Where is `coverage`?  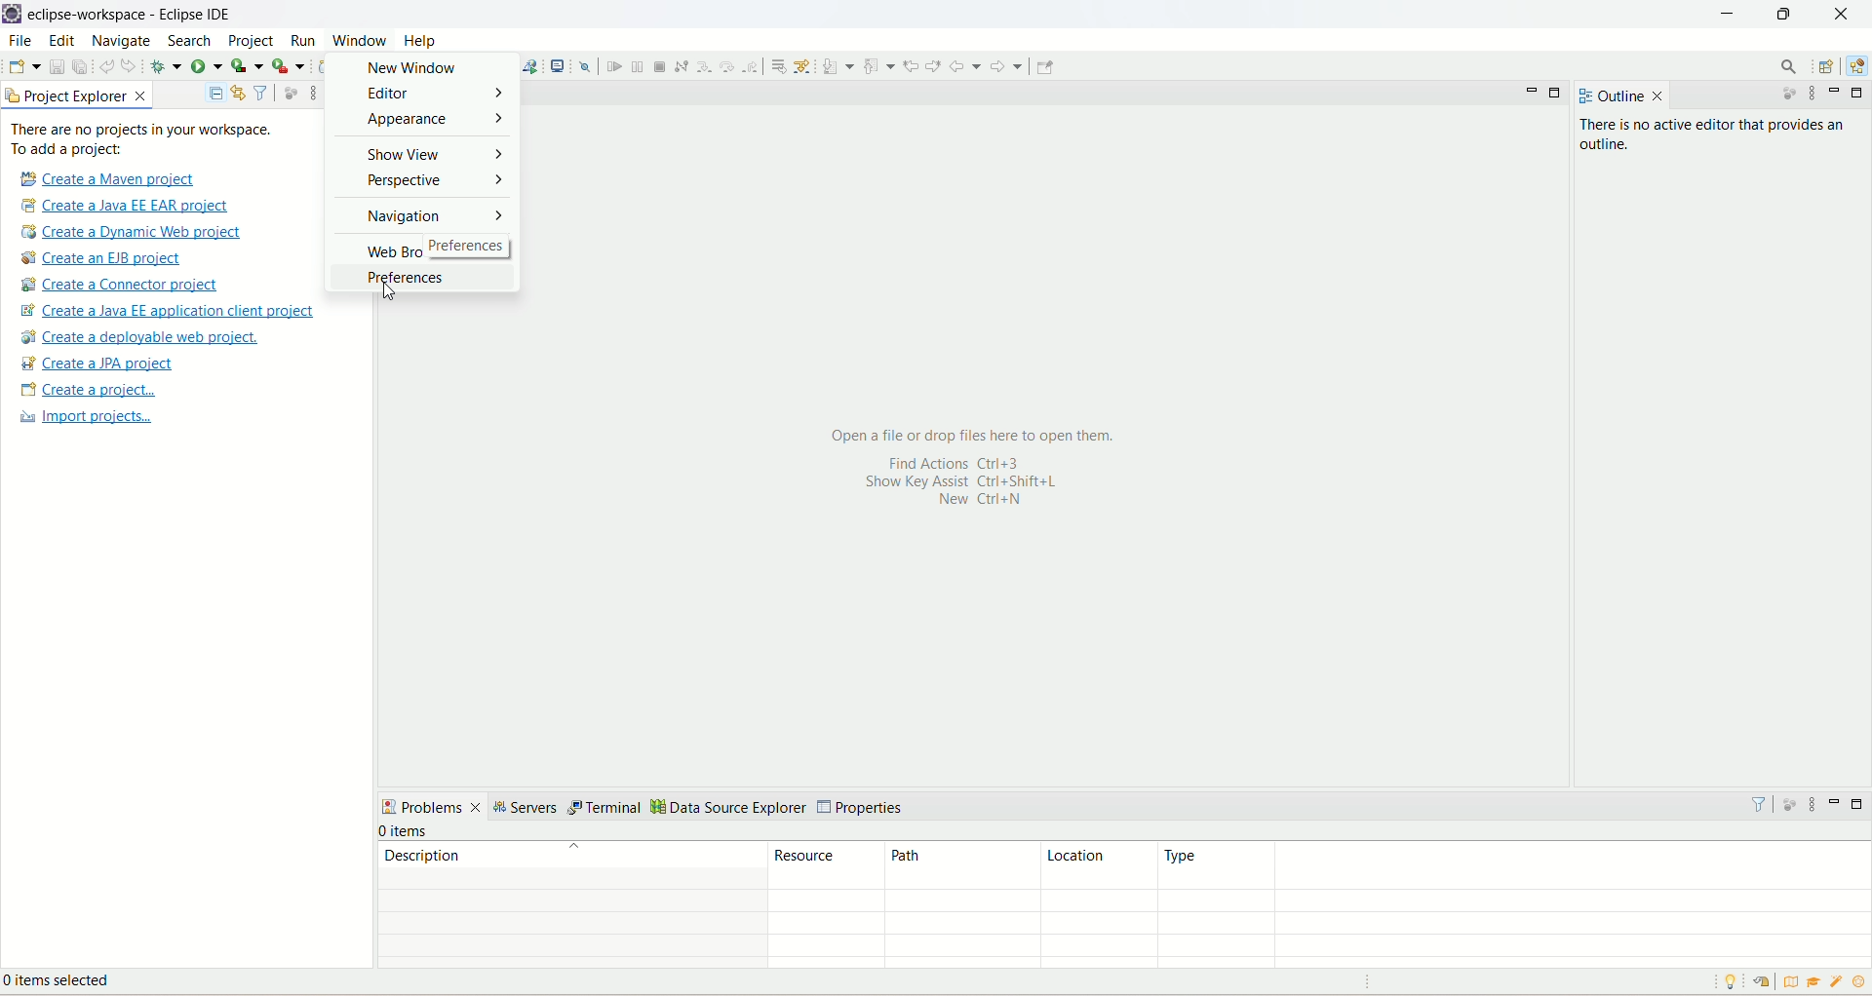 coverage is located at coordinates (247, 64).